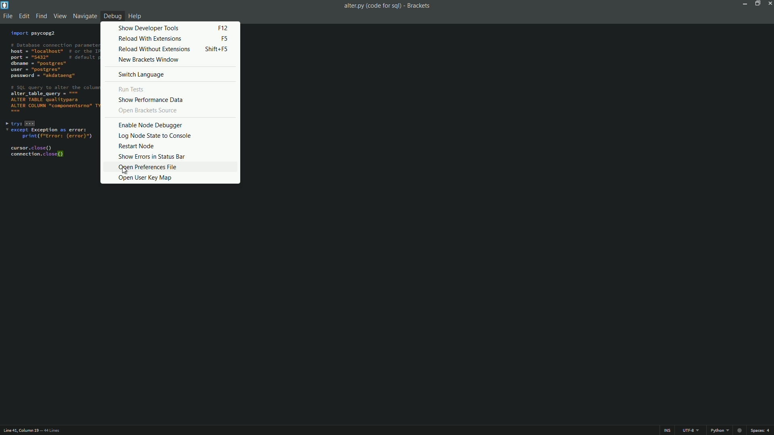 Image resolution: width=774 pixels, height=435 pixels. Describe the element at coordinates (757, 3) in the screenshot. I see `Maximize` at that location.